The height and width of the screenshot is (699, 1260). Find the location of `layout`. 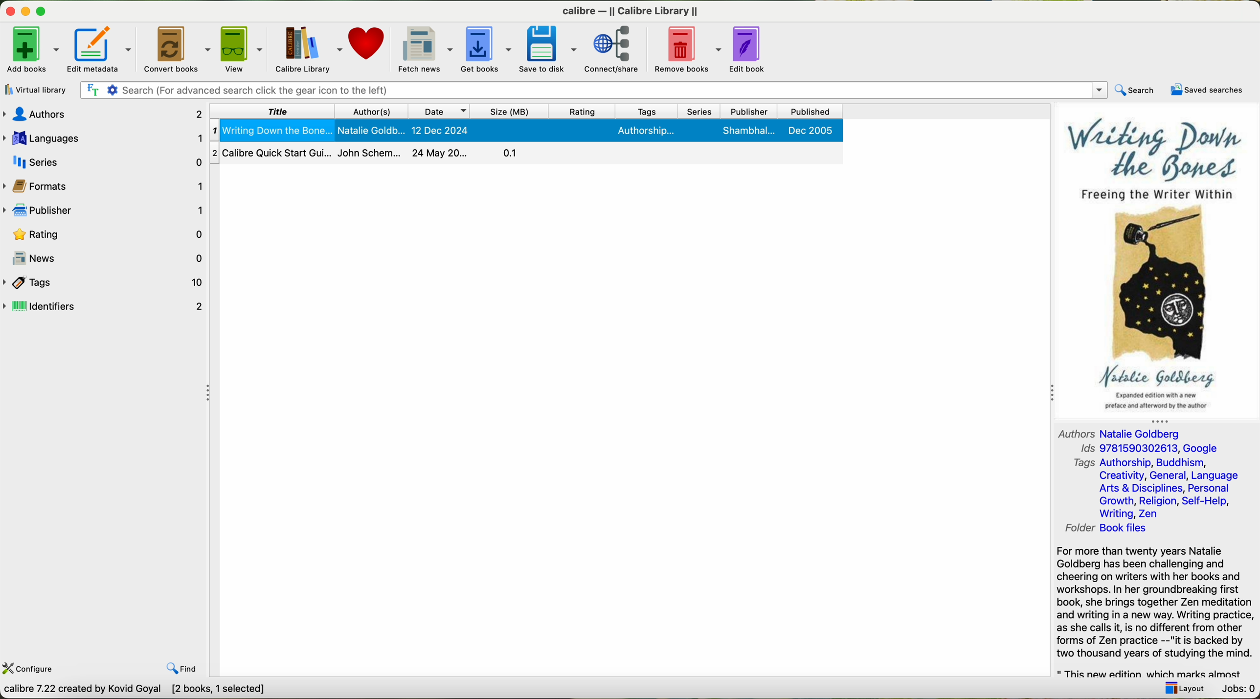

layout is located at coordinates (1185, 687).